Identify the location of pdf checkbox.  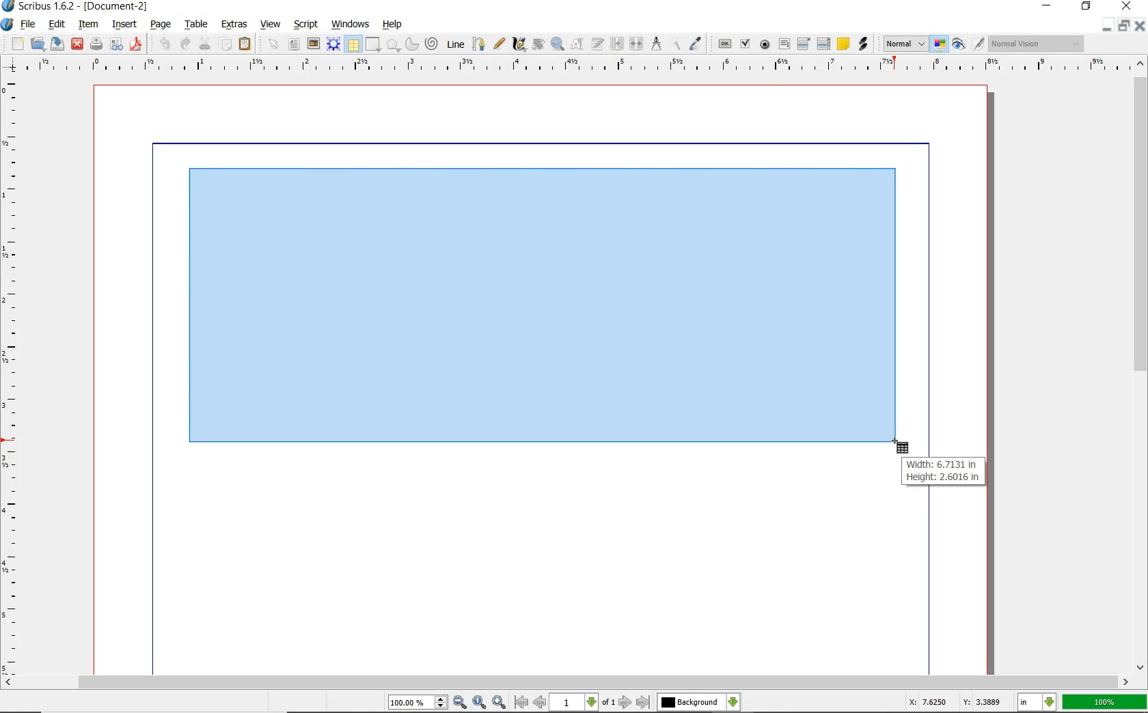
(743, 44).